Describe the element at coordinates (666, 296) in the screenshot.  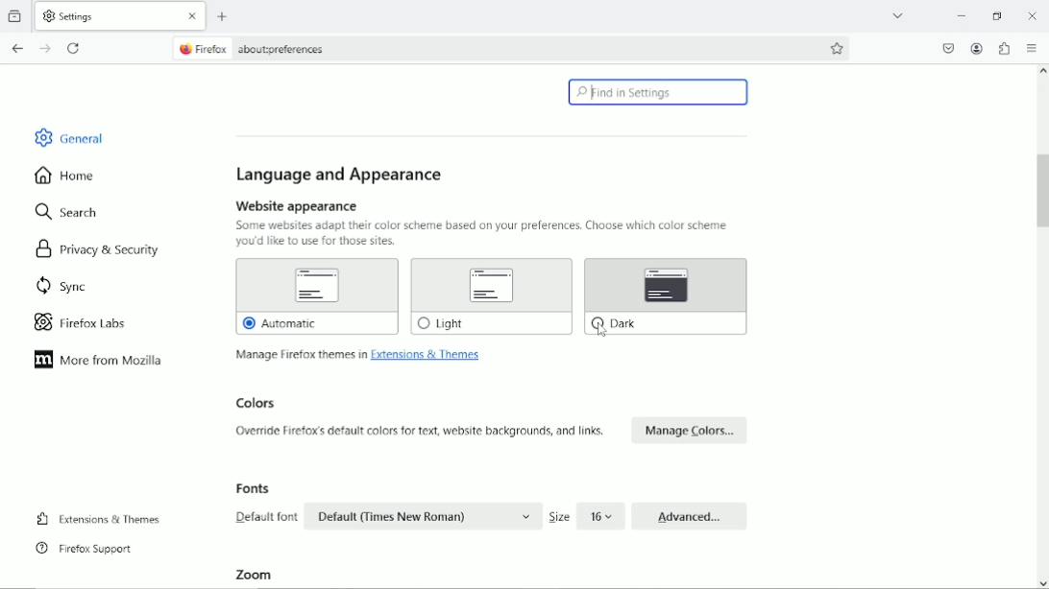
I see `Dark` at that location.